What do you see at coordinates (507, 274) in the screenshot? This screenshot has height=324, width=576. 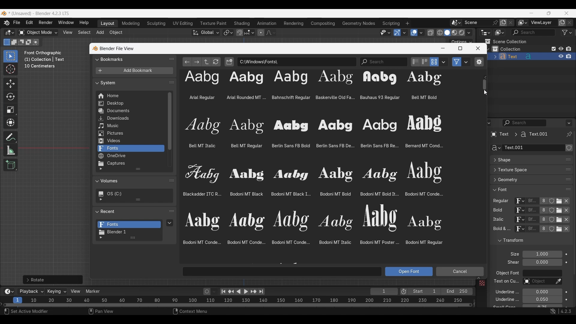 I see `object font` at bounding box center [507, 274].